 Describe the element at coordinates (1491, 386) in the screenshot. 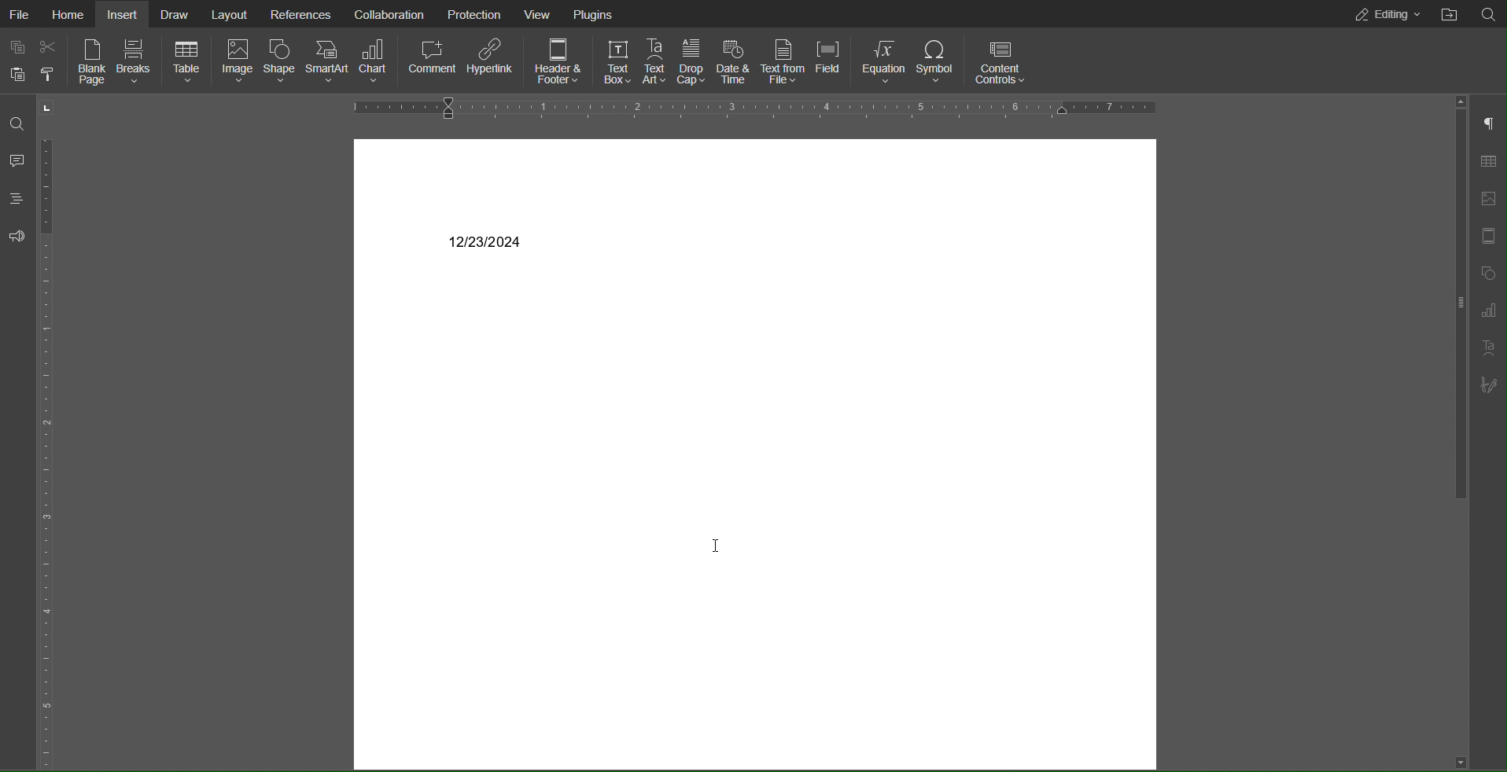

I see `Signature` at that location.